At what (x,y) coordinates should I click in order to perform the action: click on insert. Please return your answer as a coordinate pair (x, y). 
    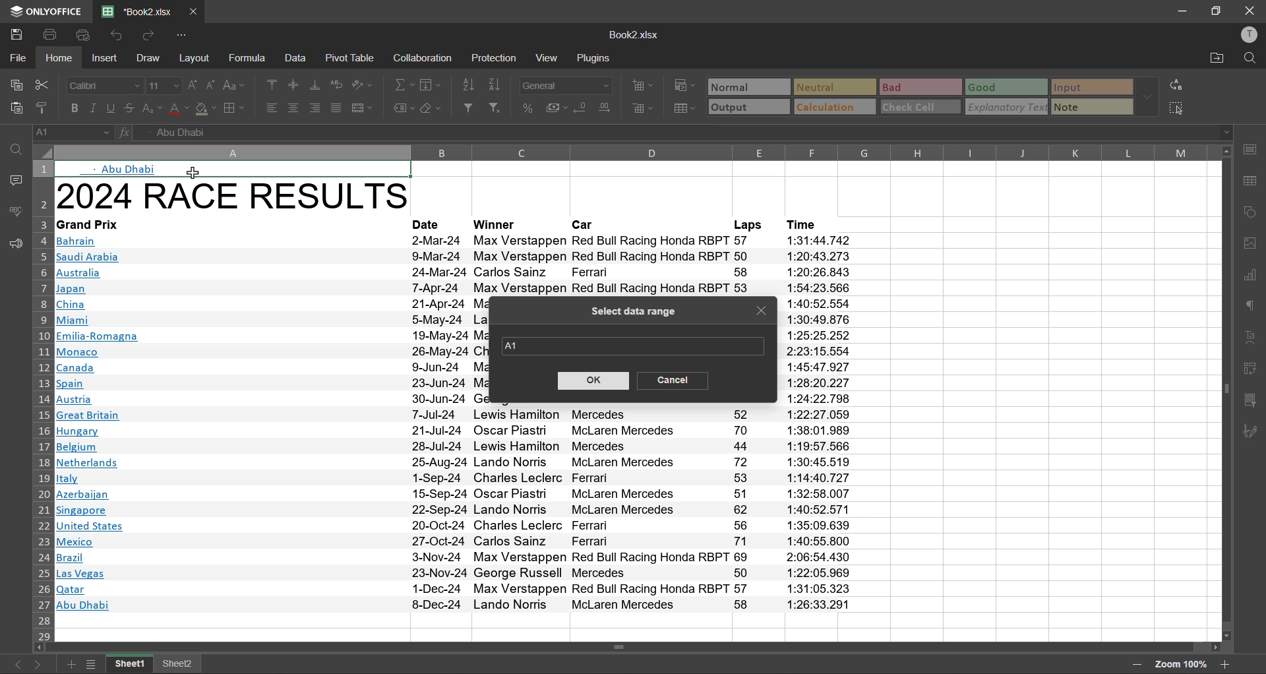
    Looking at the image, I should click on (102, 57).